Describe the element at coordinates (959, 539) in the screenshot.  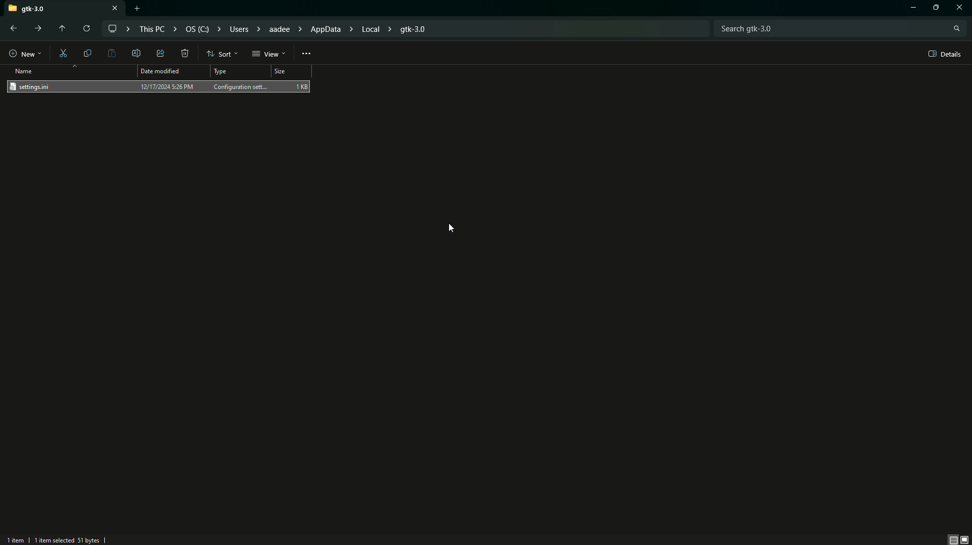
I see `Thumbnail view` at that location.